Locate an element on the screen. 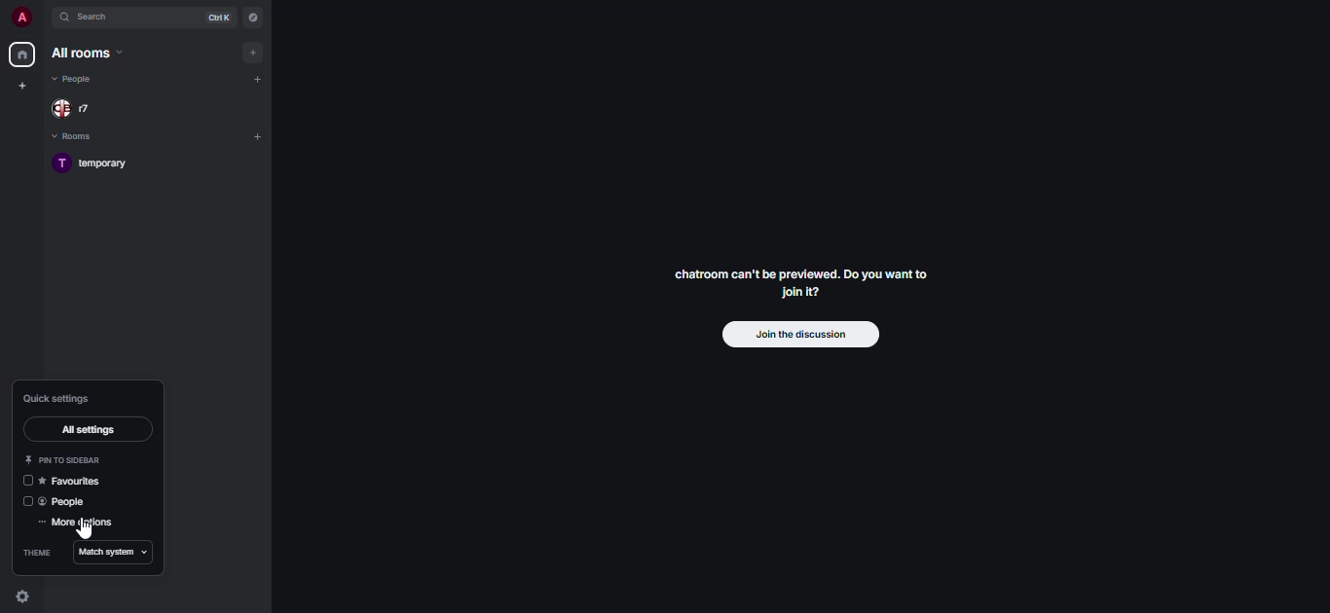 This screenshot has width=1330, height=613. add is located at coordinates (259, 136).